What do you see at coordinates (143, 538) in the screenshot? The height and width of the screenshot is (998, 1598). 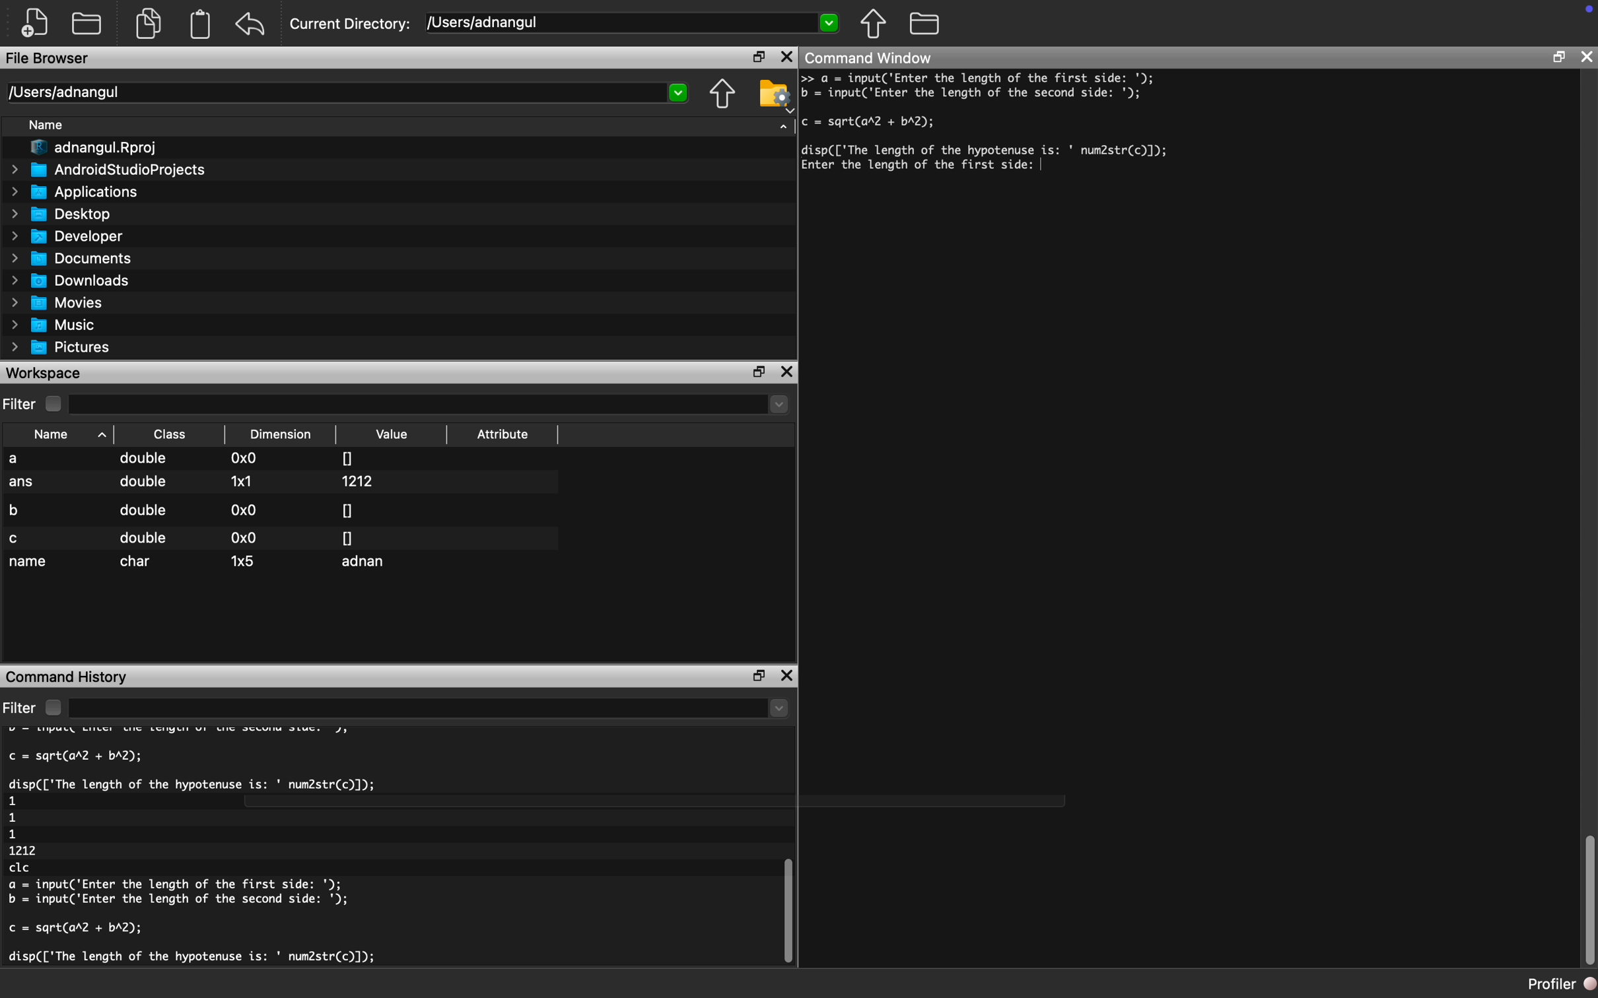 I see `double` at bounding box center [143, 538].